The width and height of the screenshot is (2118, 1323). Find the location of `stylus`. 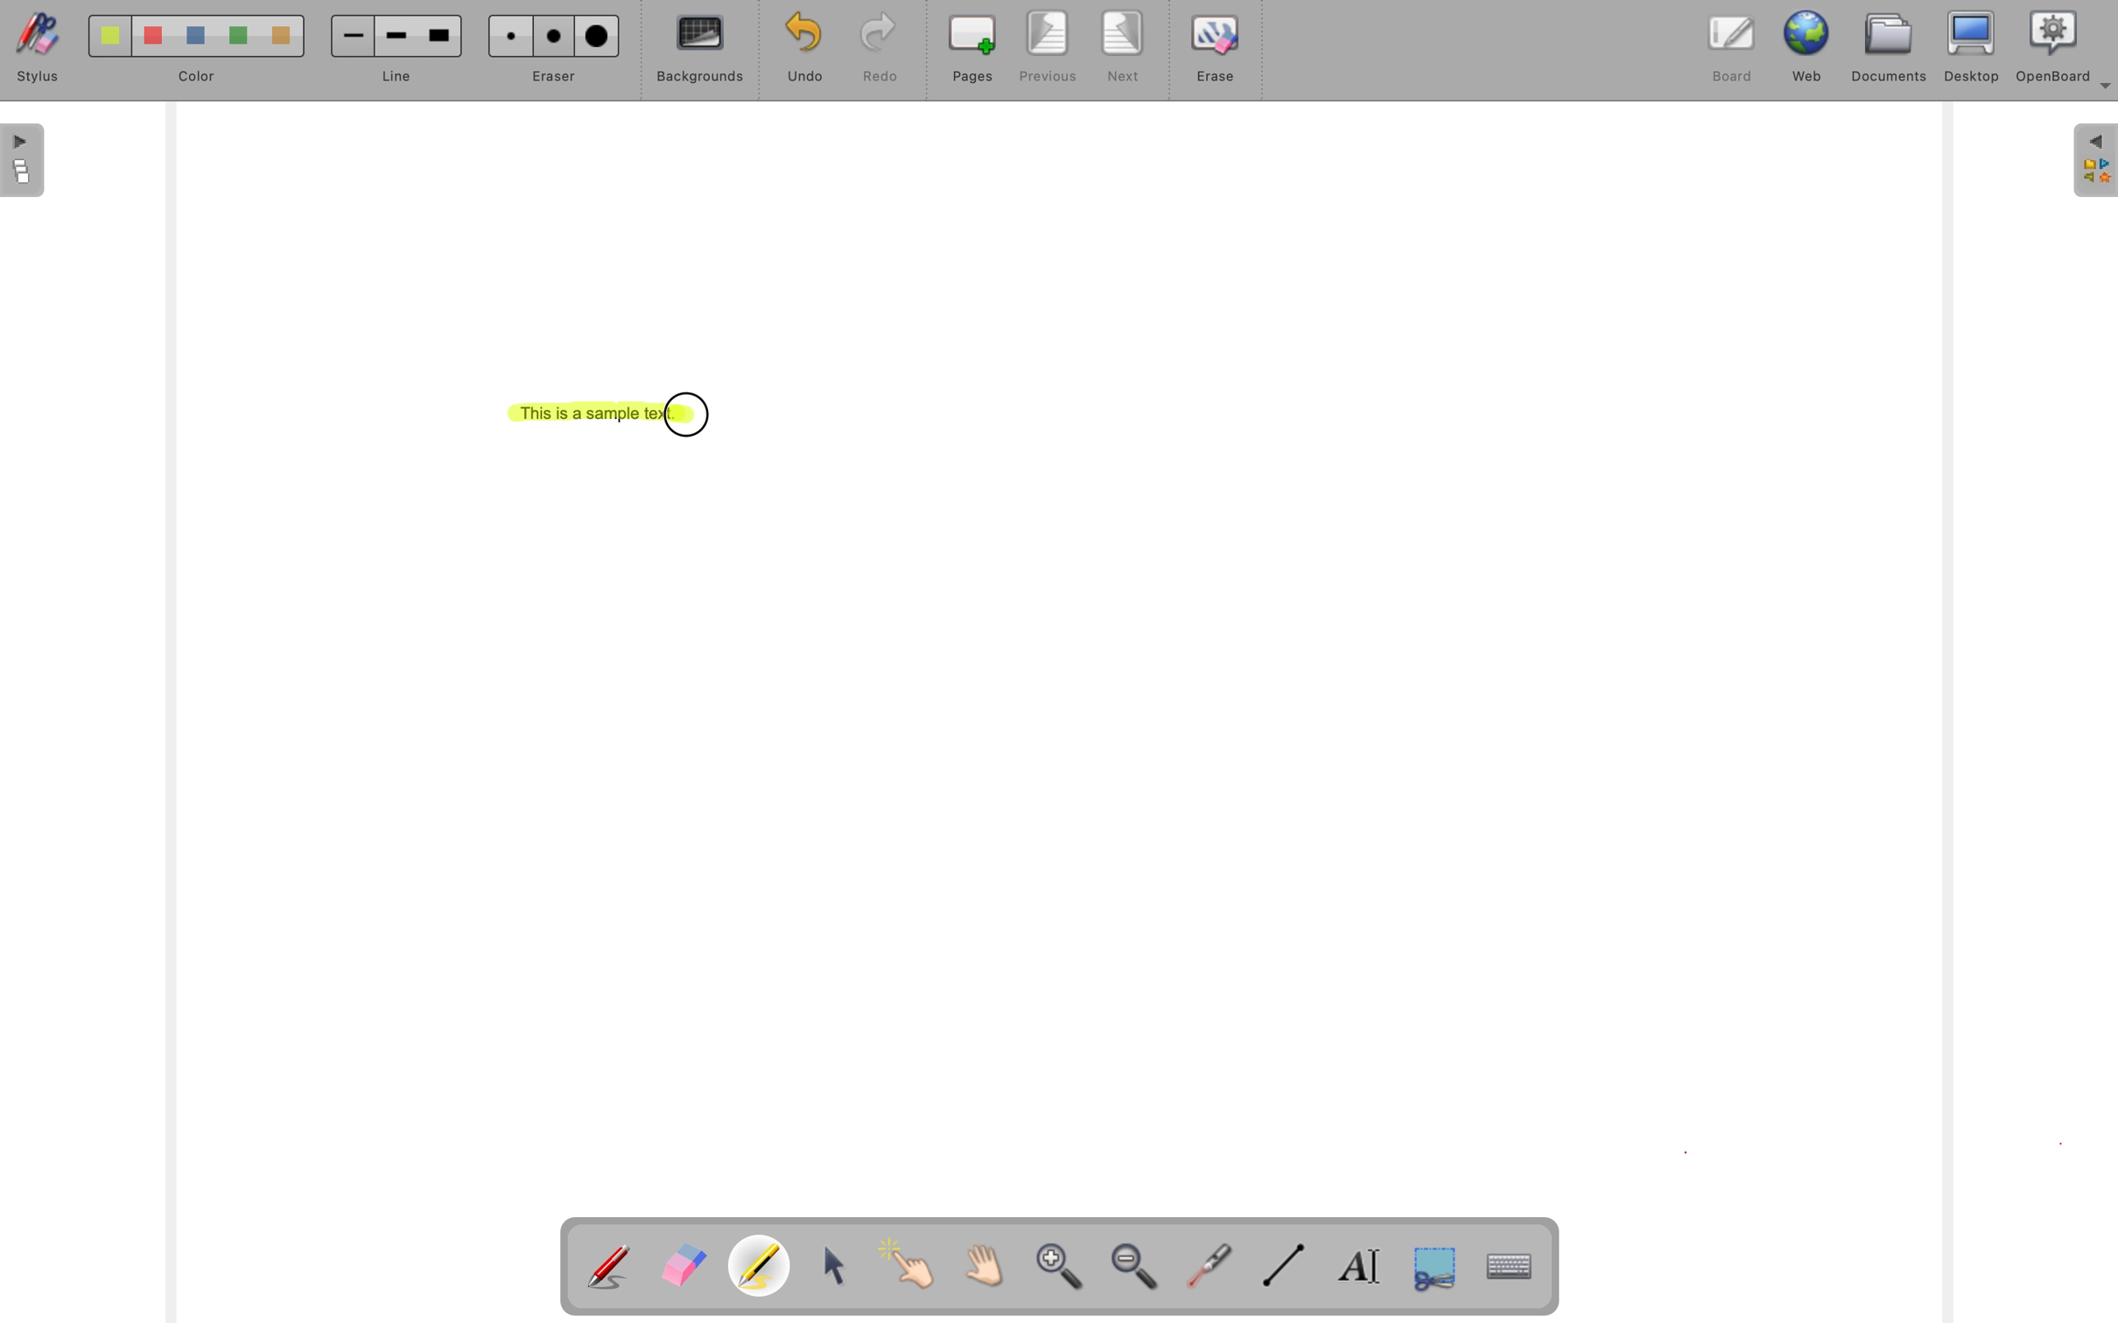

stylus is located at coordinates (38, 48).